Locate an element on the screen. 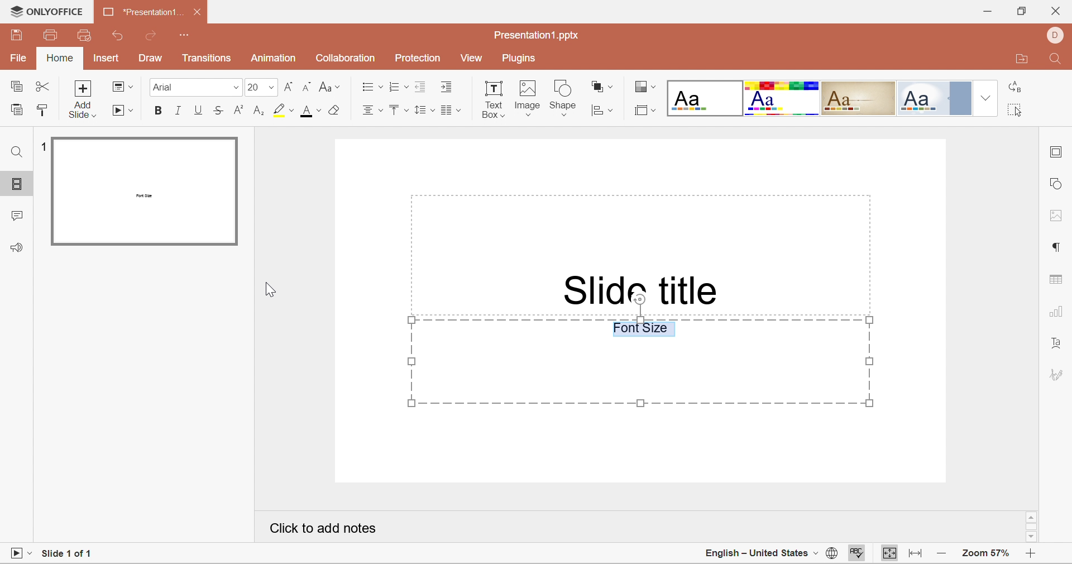 This screenshot has width=1072, height=564. Decrease indent is located at coordinates (420, 88).